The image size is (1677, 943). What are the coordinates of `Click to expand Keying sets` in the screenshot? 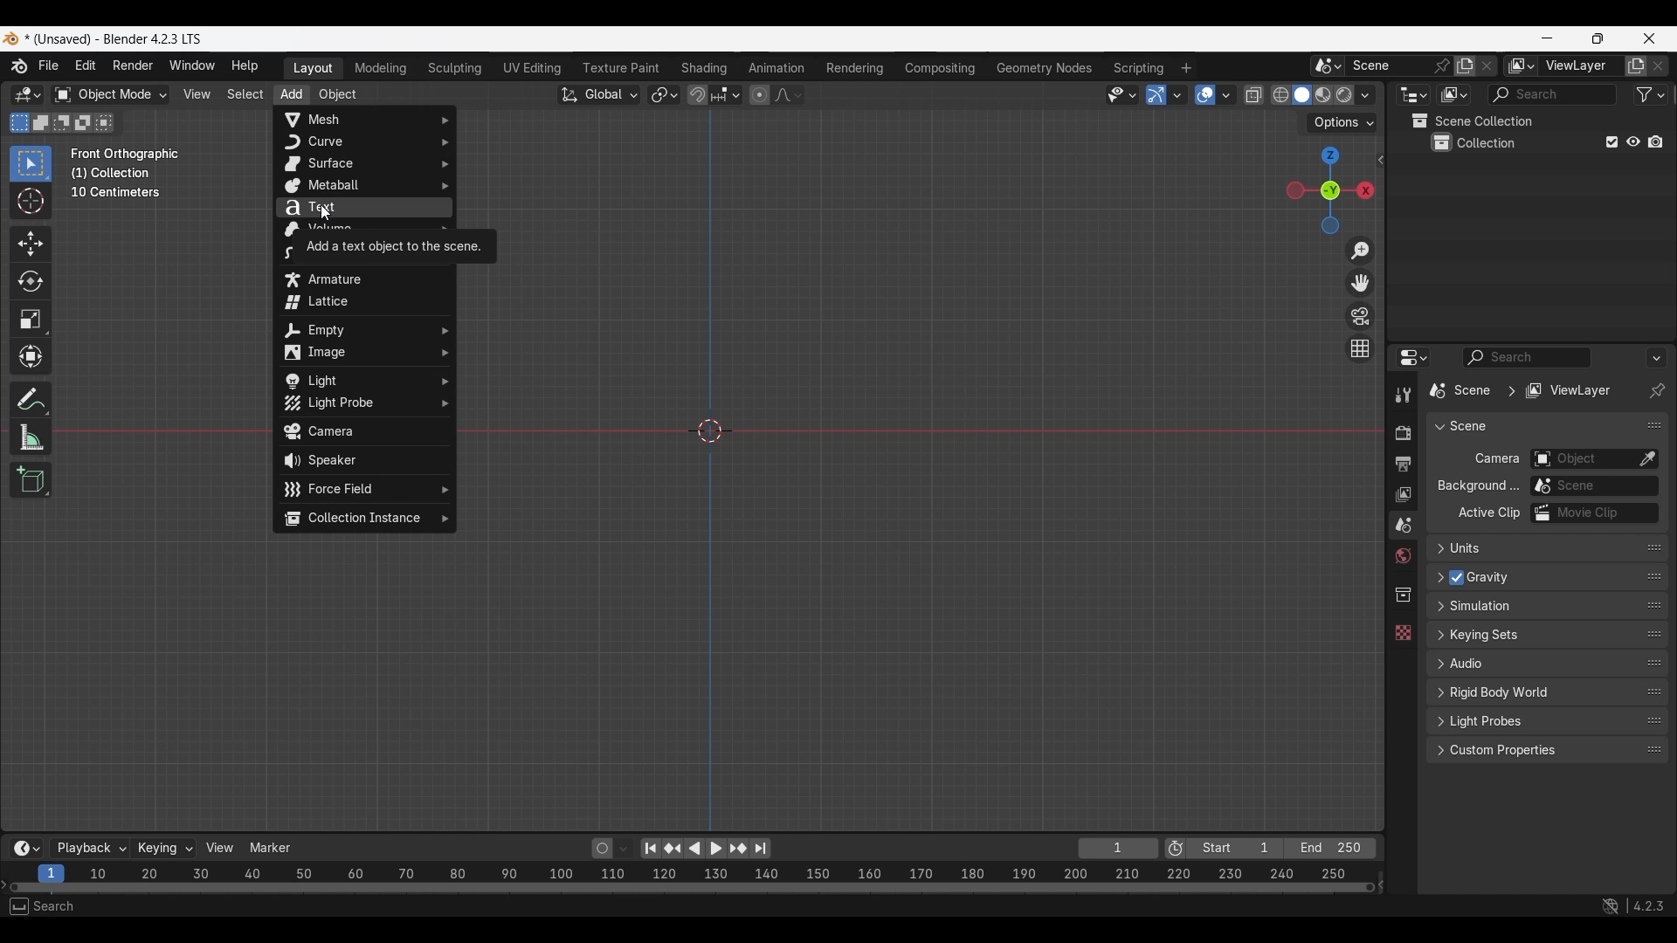 It's located at (1535, 634).